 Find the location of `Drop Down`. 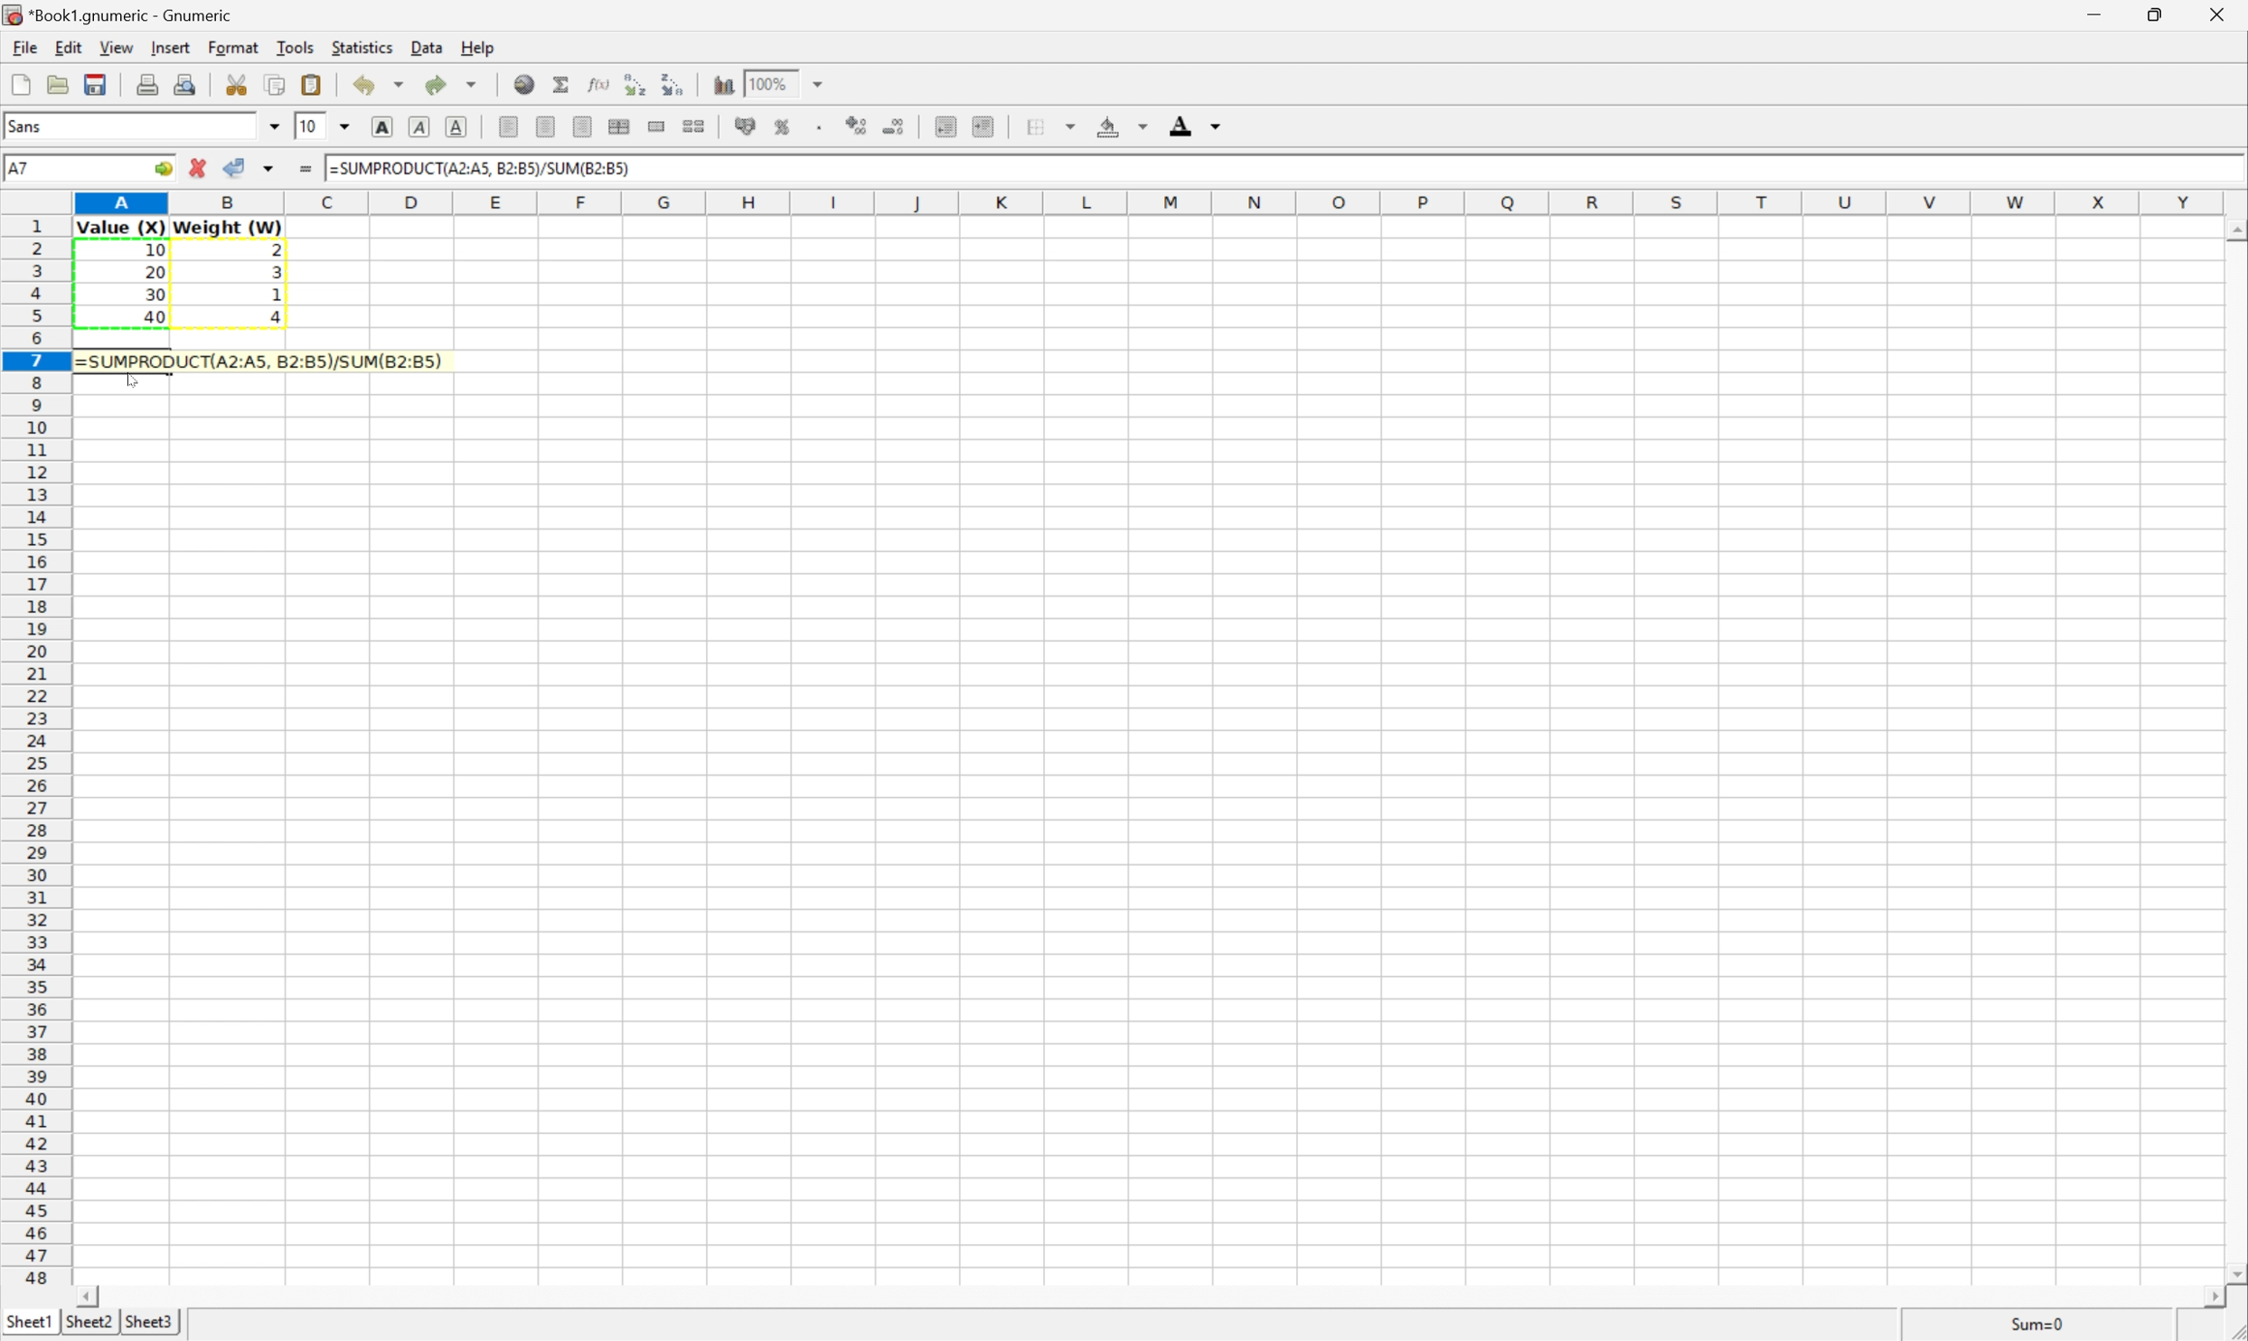

Drop Down is located at coordinates (821, 84).